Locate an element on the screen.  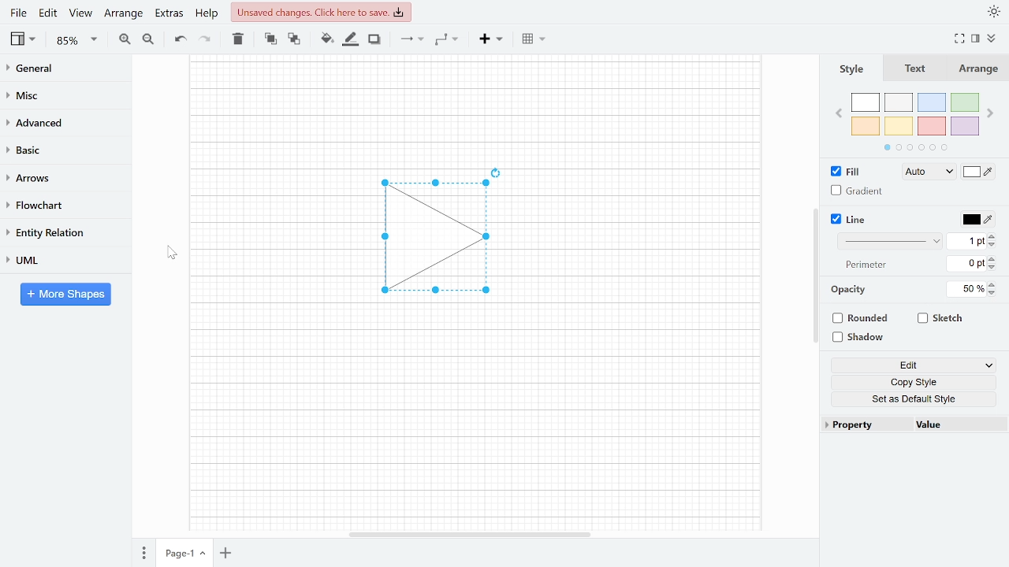
Table is located at coordinates (535, 38).